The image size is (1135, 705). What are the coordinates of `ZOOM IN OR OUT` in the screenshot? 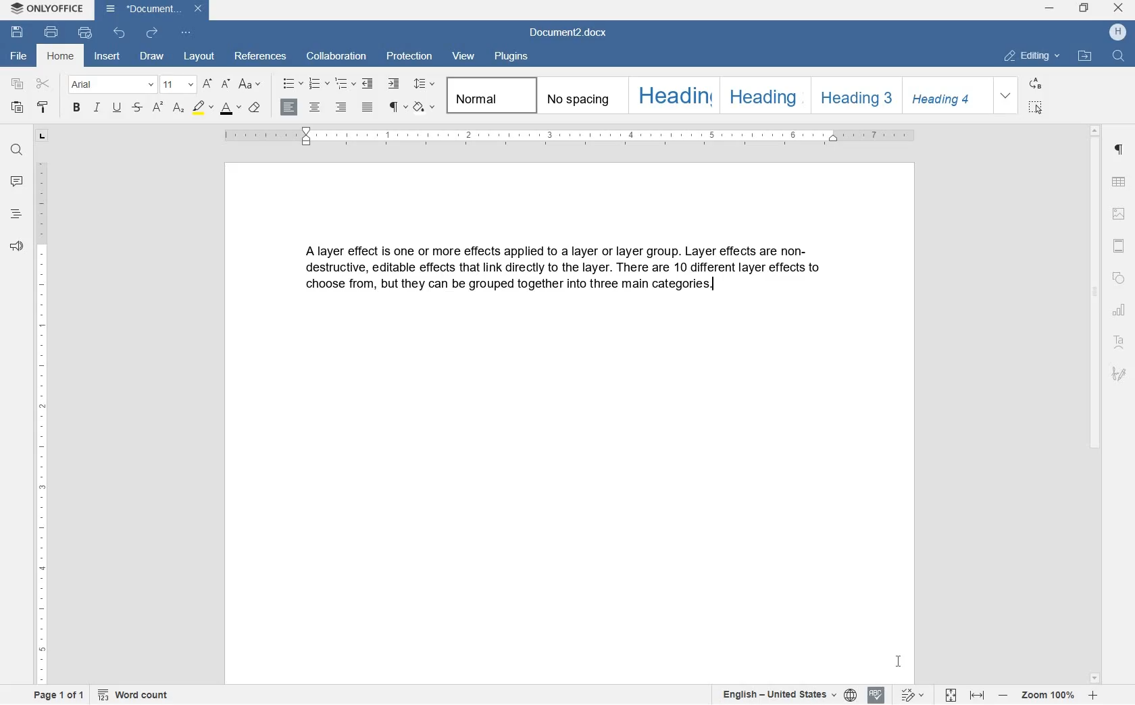 It's located at (1048, 697).